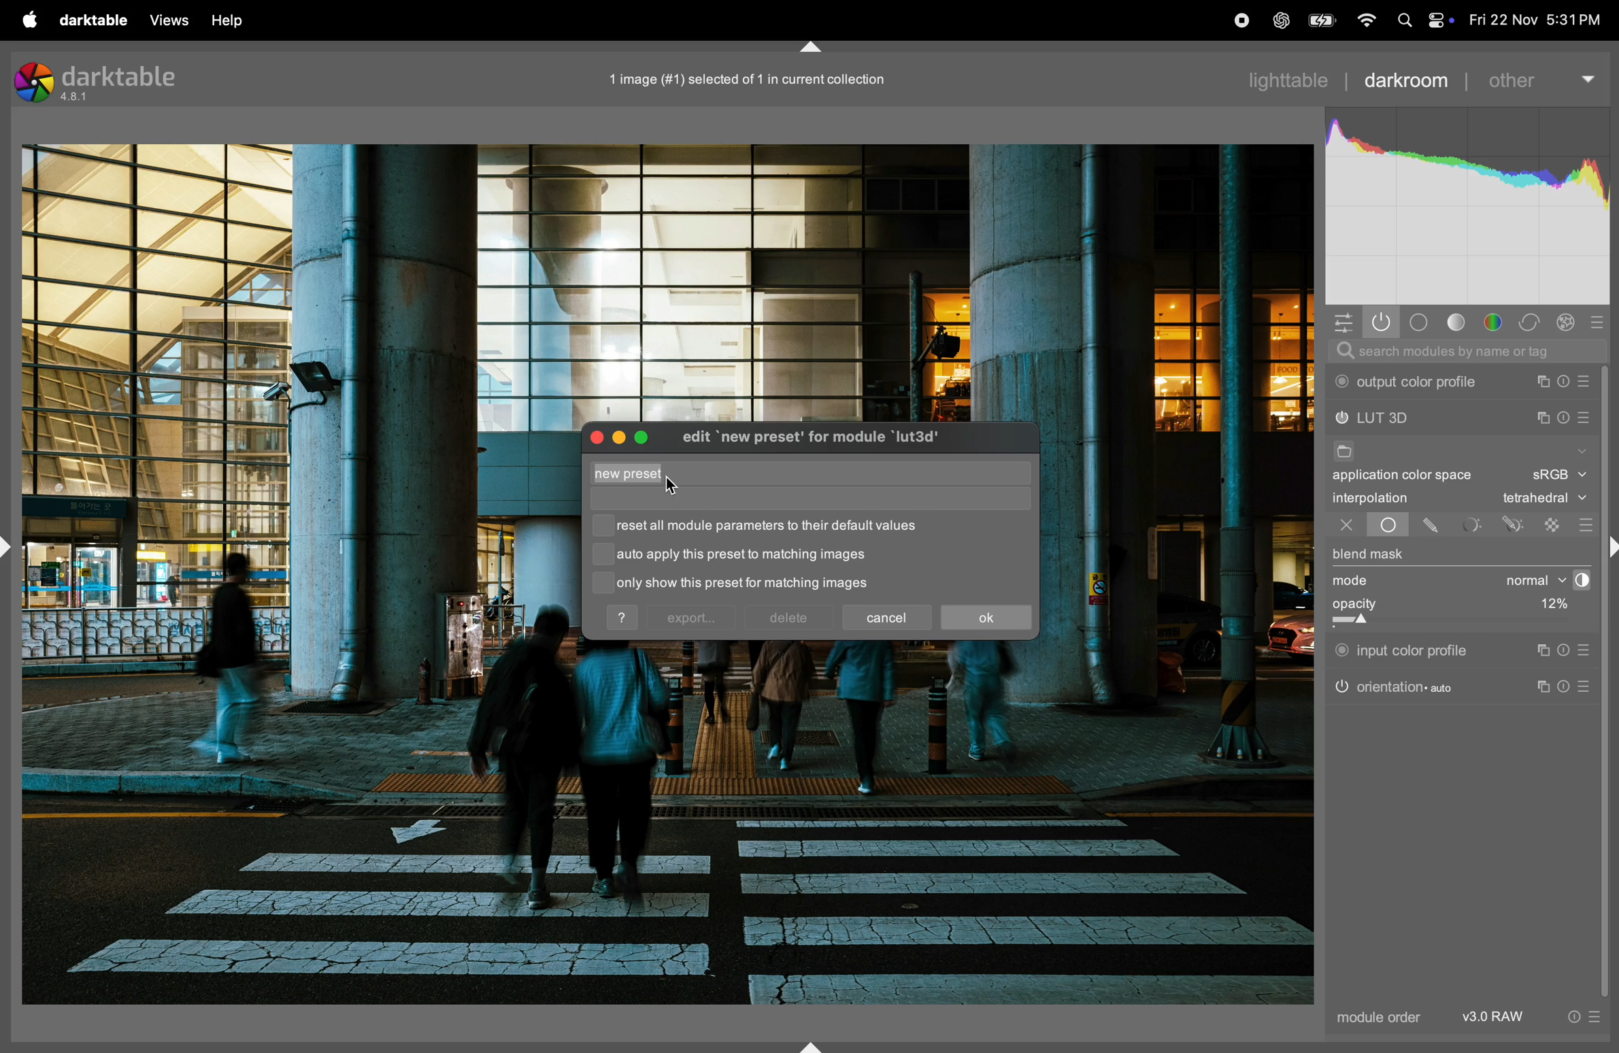 This screenshot has height=1053, width=1619. Describe the element at coordinates (1588, 382) in the screenshot. I see `presets` at that location.